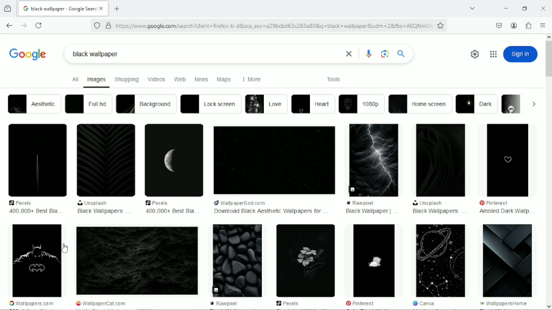 The height and width of the screenshot is (310, 552). I want to click on black image, so click(174, 160).